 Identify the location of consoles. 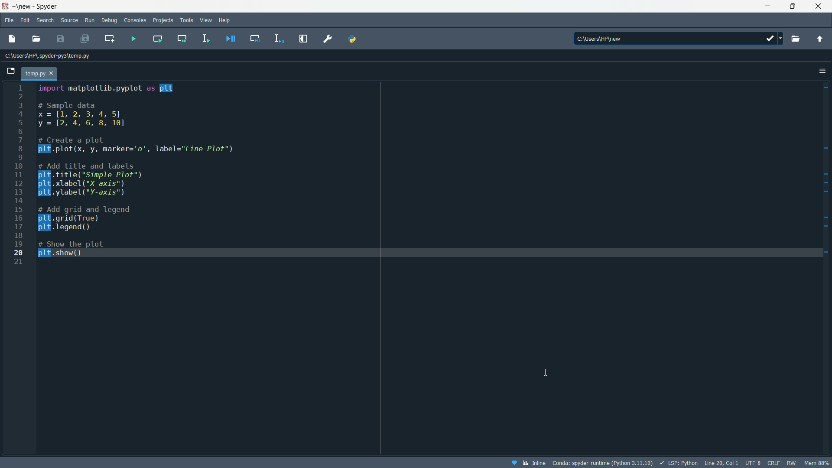
(136, 20).